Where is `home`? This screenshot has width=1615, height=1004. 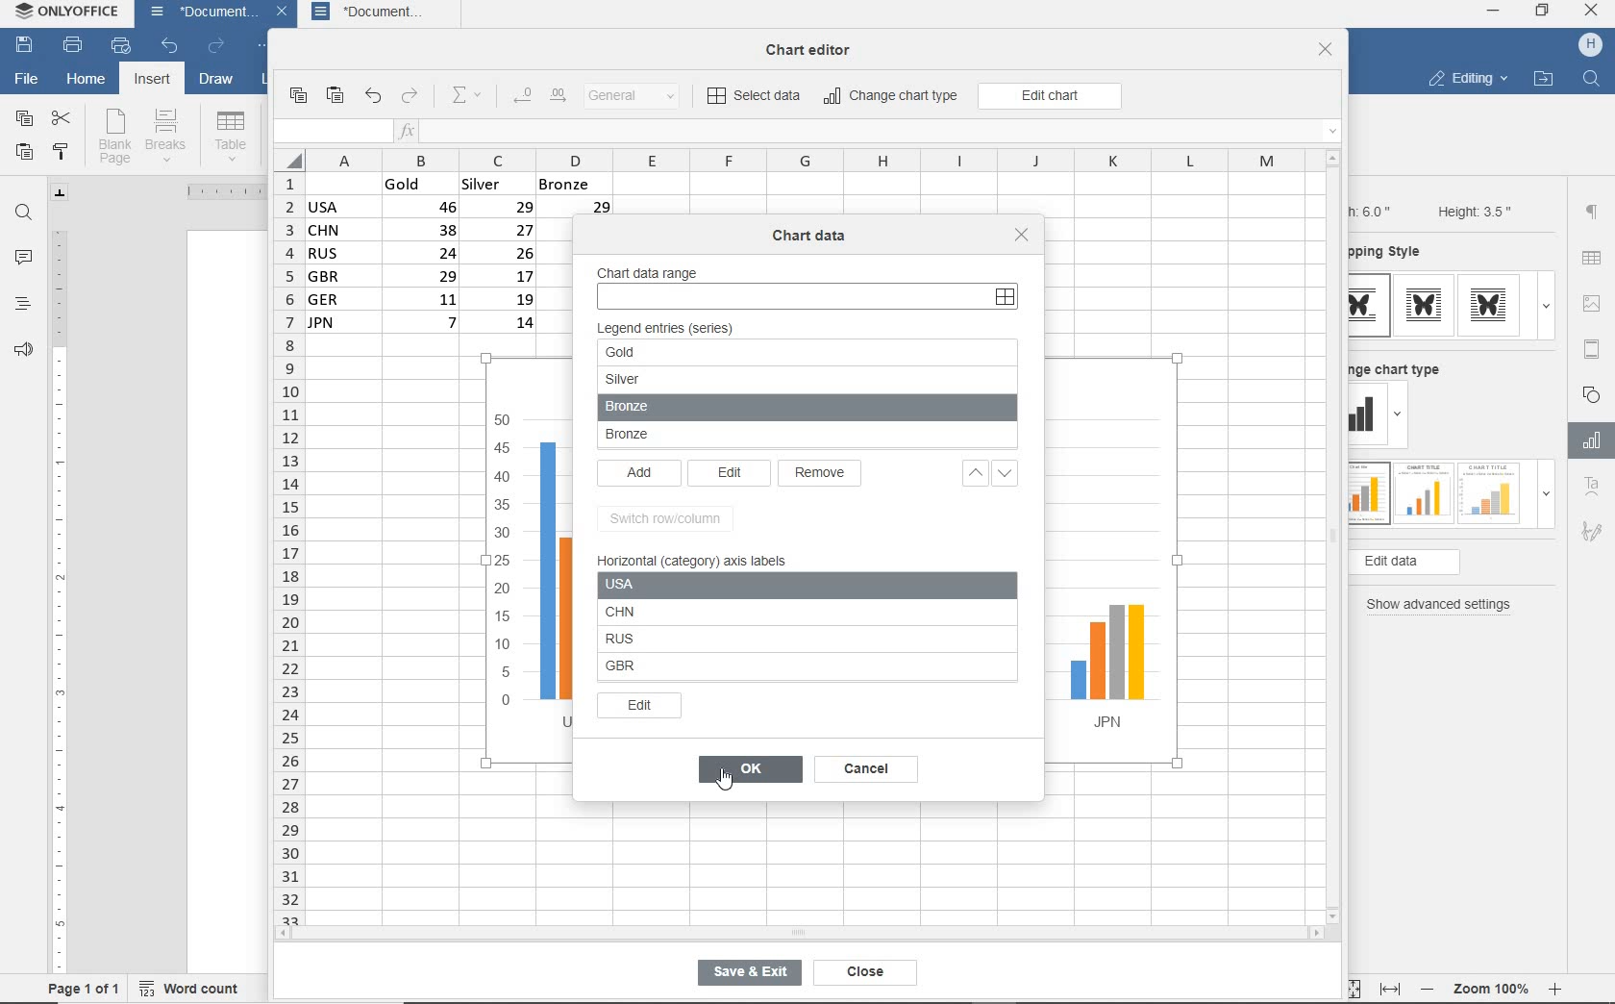
home is located at coordinates (86, 82).